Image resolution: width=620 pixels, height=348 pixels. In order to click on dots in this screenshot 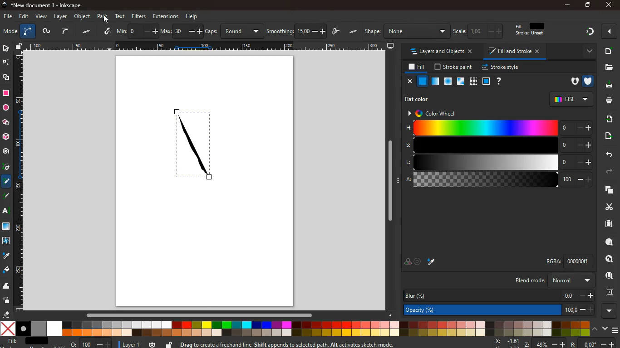, I will do `click(88, 32)`.